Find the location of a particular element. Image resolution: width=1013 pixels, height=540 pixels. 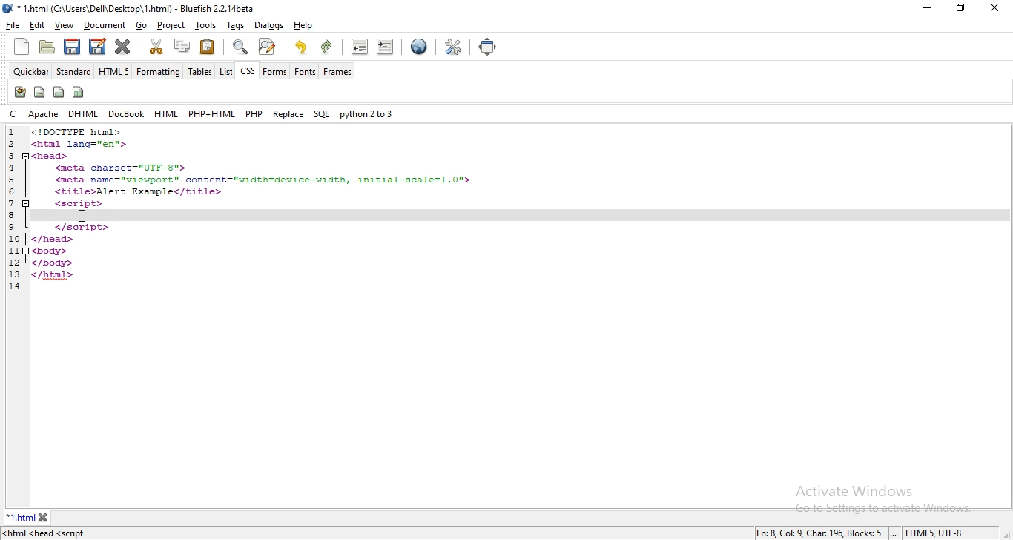

python 2 to 3 is located at coordinates (365, 113).